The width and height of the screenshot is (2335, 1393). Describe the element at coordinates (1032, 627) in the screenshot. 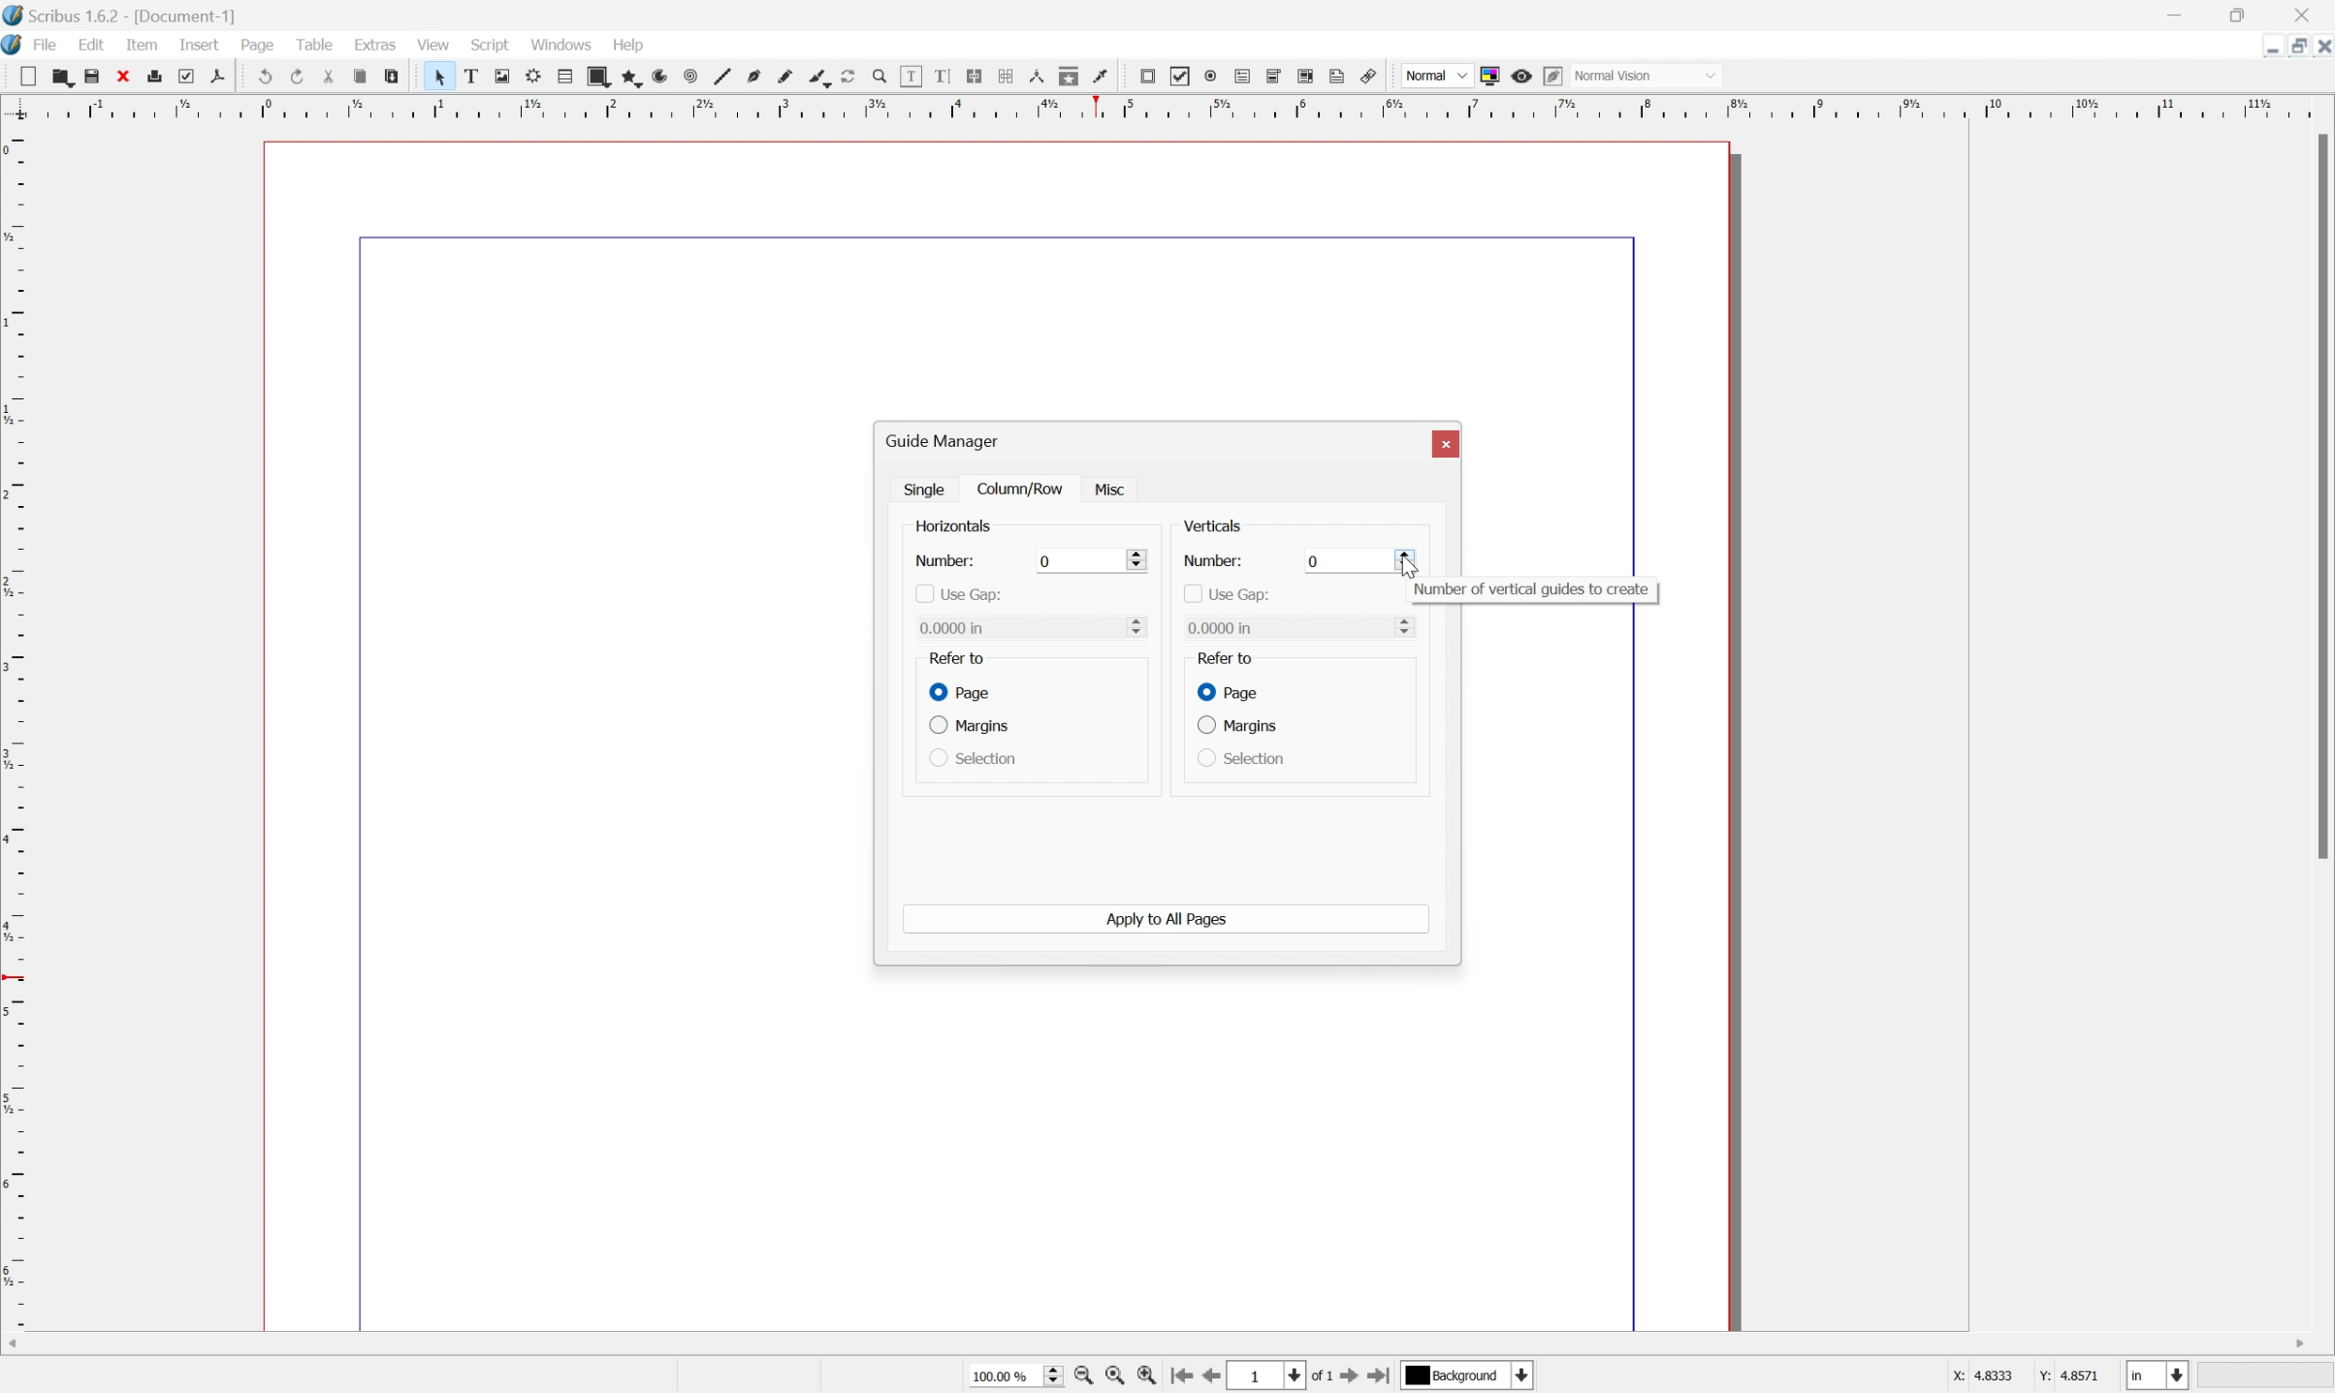

I see `0.0000 in` at that location.